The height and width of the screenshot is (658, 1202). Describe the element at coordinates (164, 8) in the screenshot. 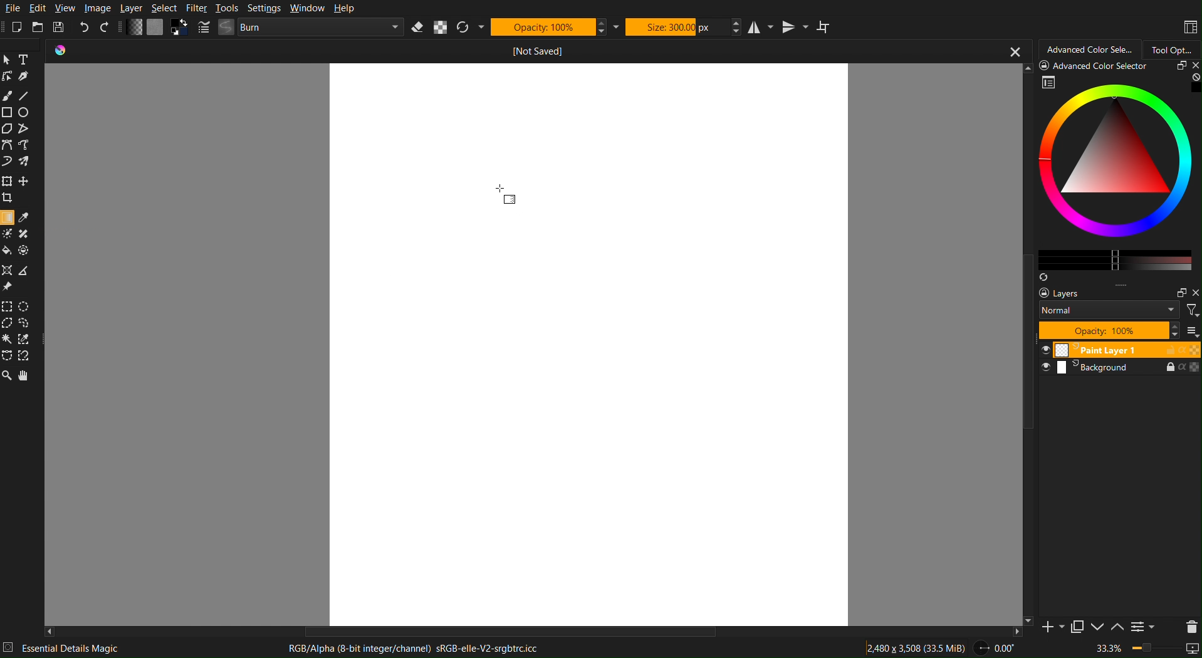

I see `Select` at that location.